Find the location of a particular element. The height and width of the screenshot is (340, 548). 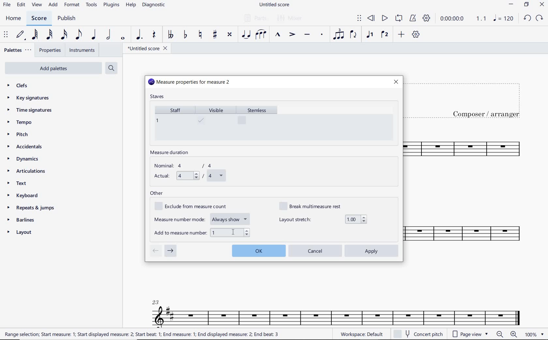

TOGGLE SHARP is located at coordinates (215, 35).